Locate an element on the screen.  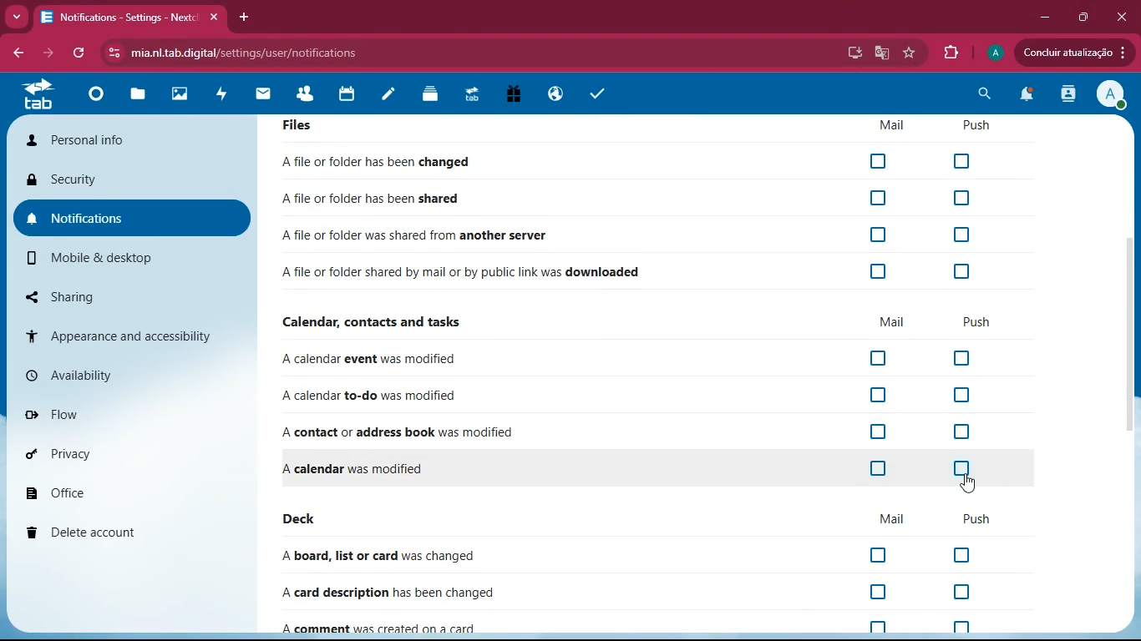
file downloaded is located at coordinates (466, 272).